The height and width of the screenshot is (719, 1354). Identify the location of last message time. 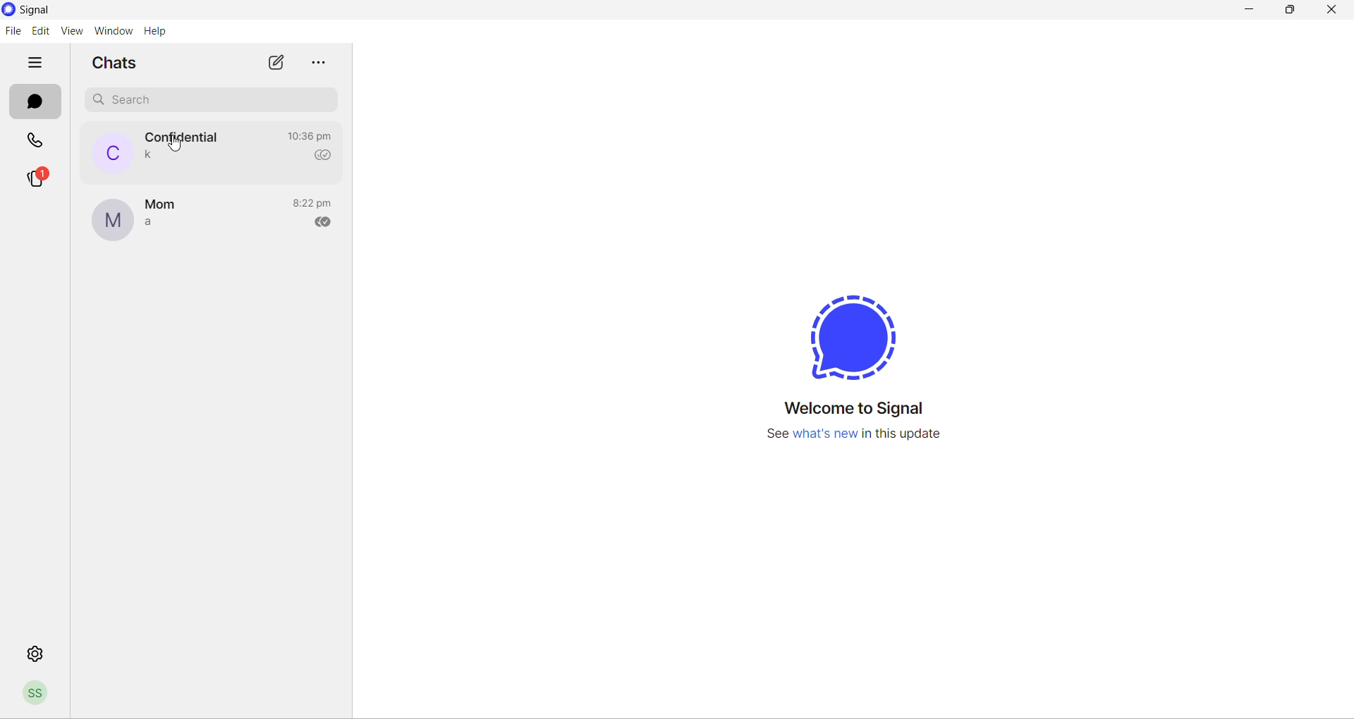
(315, 137).